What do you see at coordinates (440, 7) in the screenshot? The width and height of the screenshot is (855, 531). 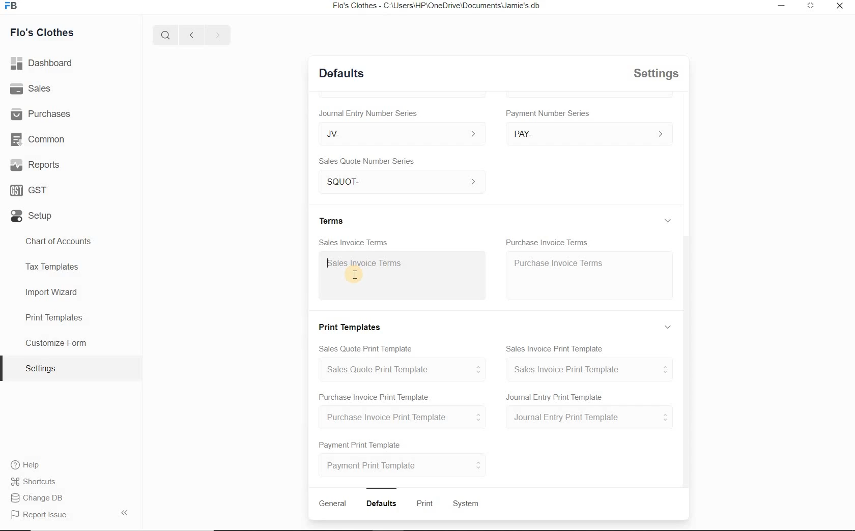 I see `Flo's Clothes - C:\Users\HP\OneDrive\Documents\Jamie's.db` at bounding box center [440, 7].